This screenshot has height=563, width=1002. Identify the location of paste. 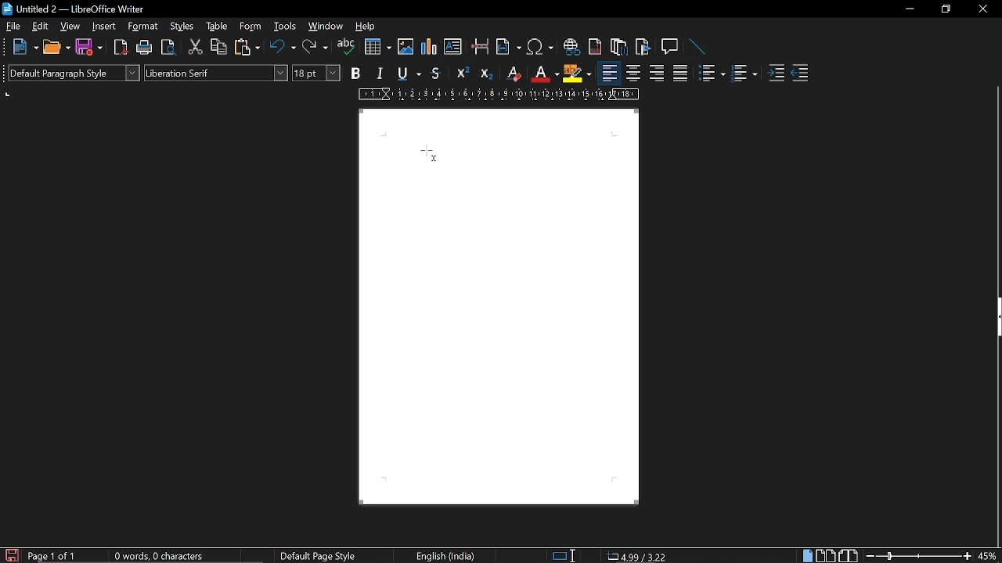
(249, 49).